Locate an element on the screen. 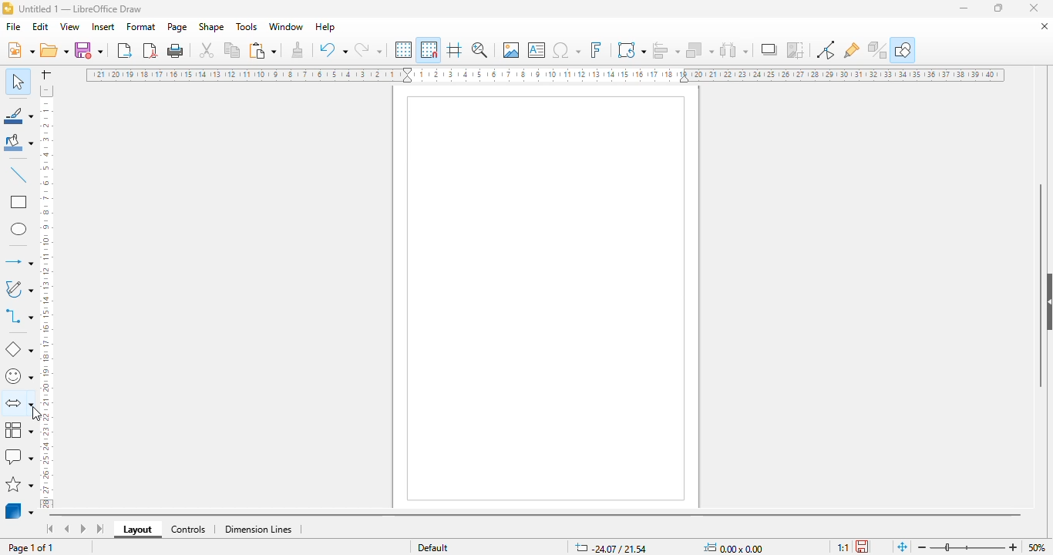  toggle point edit mode is located at coordinates (826, 49).